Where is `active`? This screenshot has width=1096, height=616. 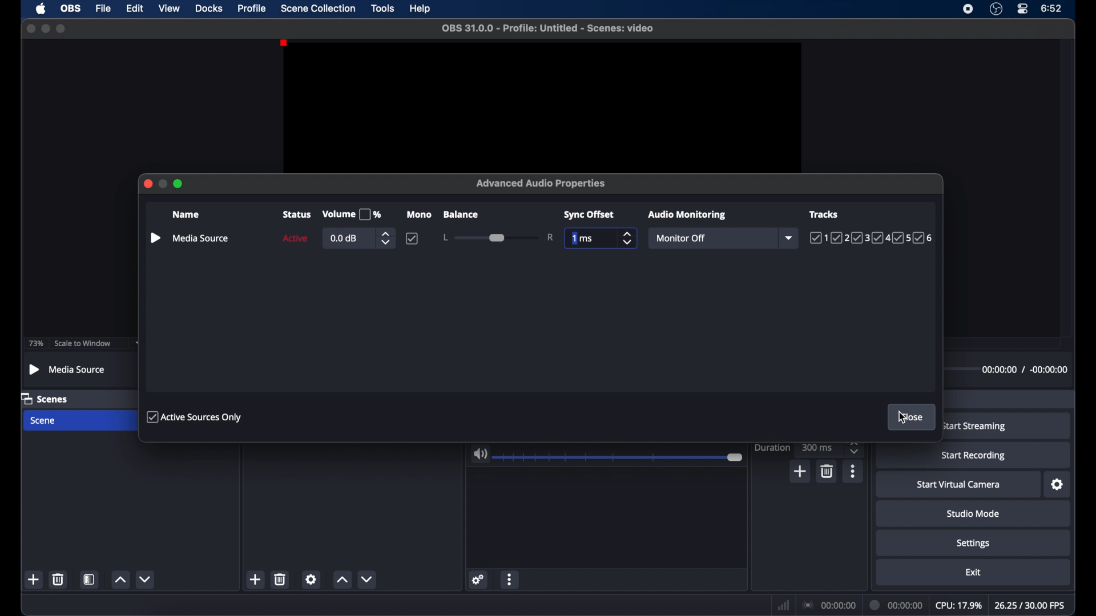
active is located at coordinates (295, 239).